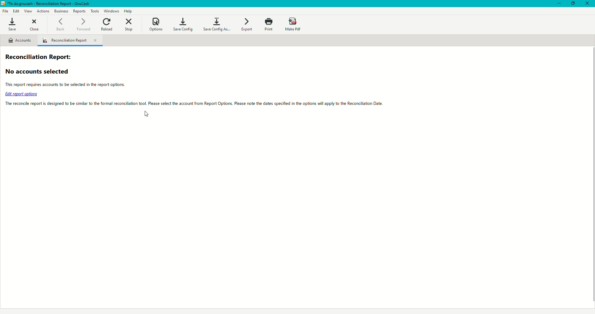 The height and width of the screenshot is (314, 595). What do you see at coordinates (43, 10) in the screenshot?
I see `Actions` at bounding box center [43, 10].